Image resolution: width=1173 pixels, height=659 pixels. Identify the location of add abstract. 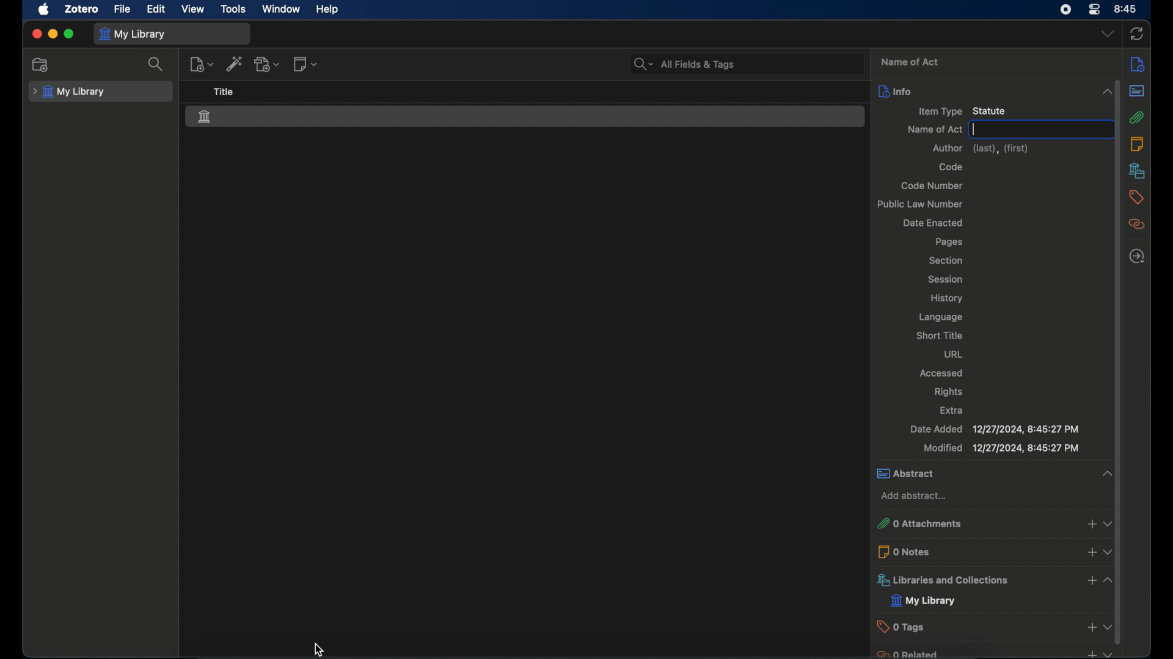
(916, 496).